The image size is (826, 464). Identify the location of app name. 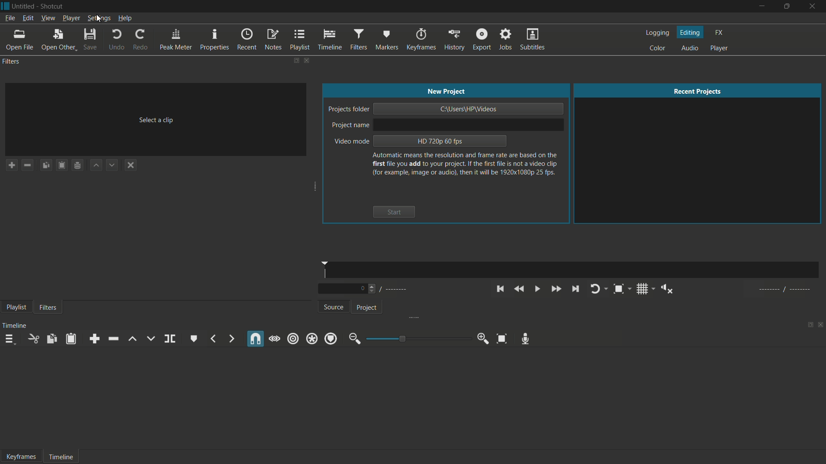
(53, 5).